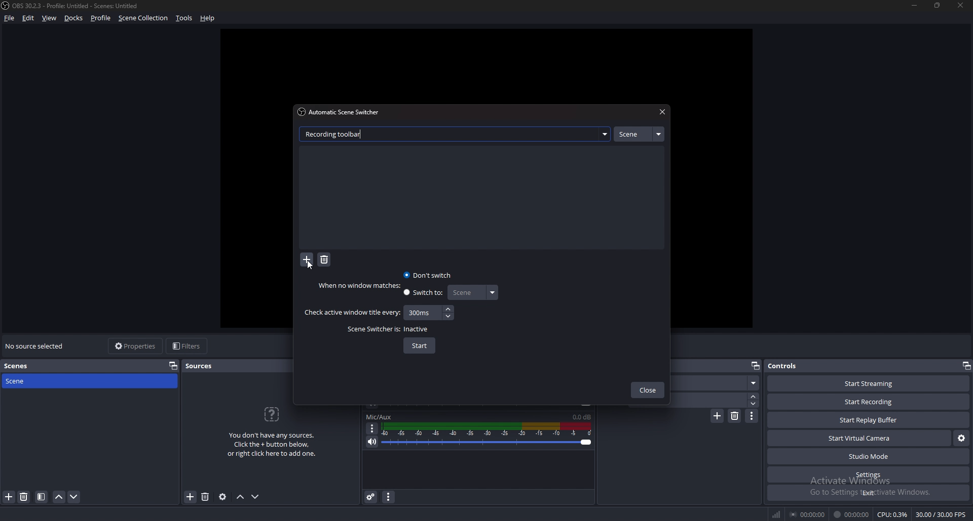 The width and height of the screenshot is (973, 521). Describe the element at coordinates (188, 345) in the screenshot. I see `filters` at that location.